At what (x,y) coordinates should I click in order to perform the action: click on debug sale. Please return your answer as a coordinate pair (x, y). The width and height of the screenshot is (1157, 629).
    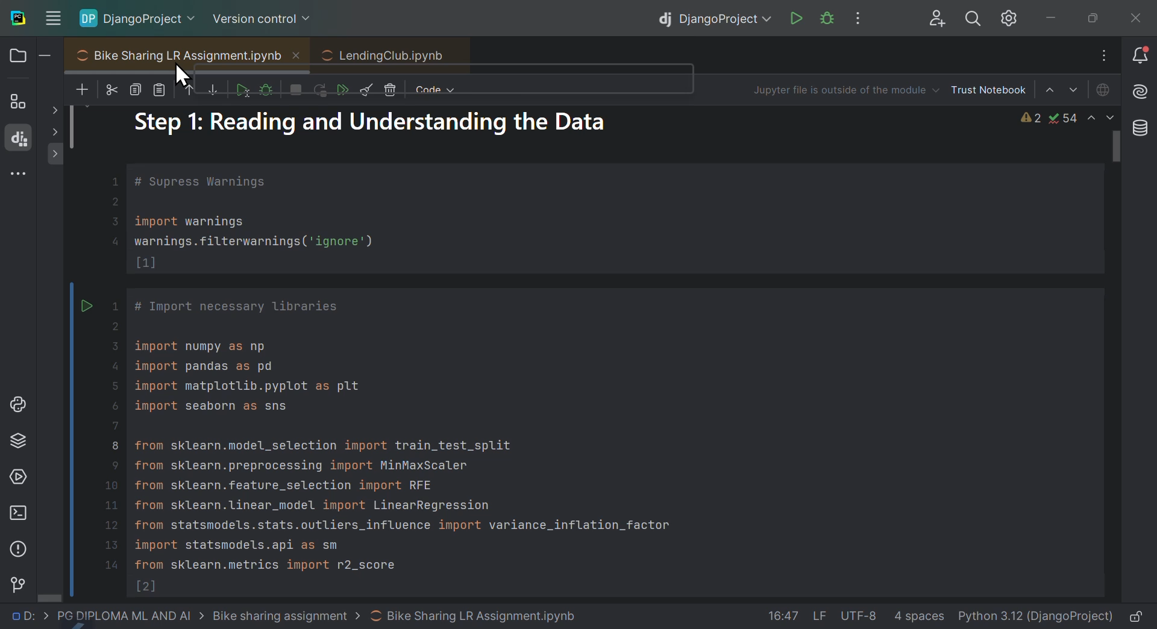
    Looking at the image, I should click on (269, 89).